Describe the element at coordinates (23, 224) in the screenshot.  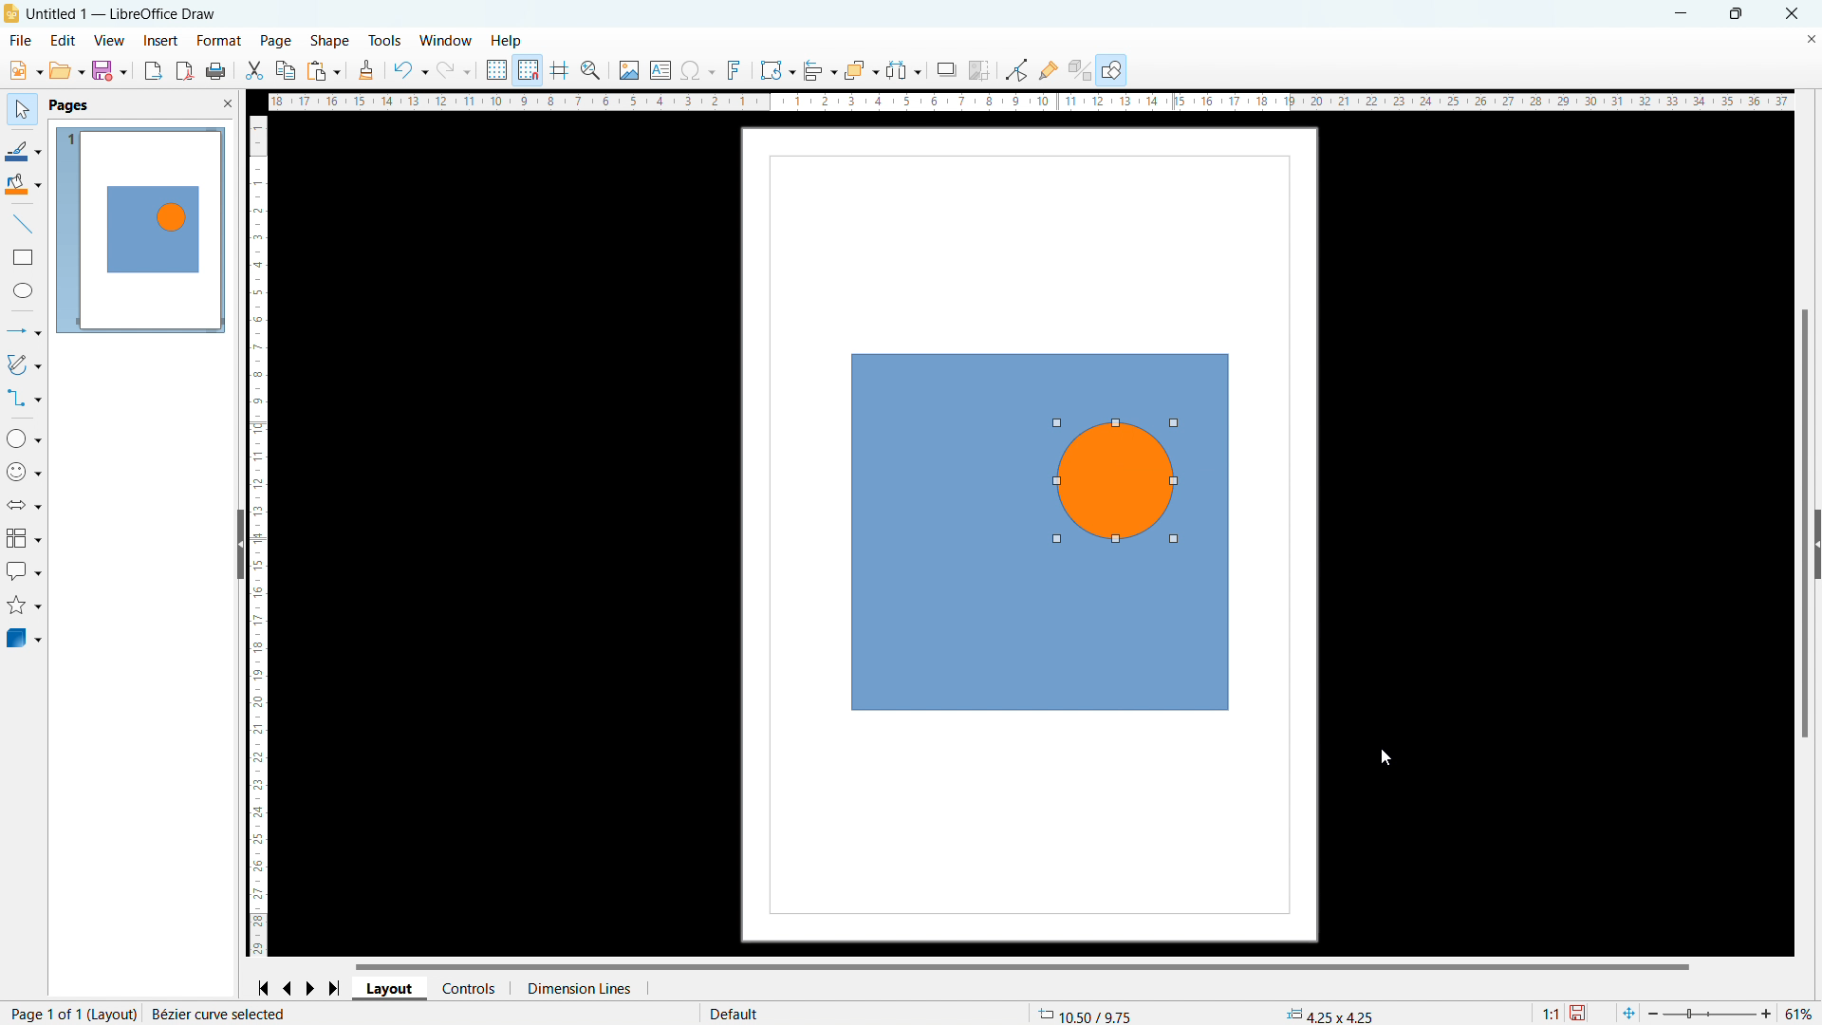
I see `line tool` at that location.